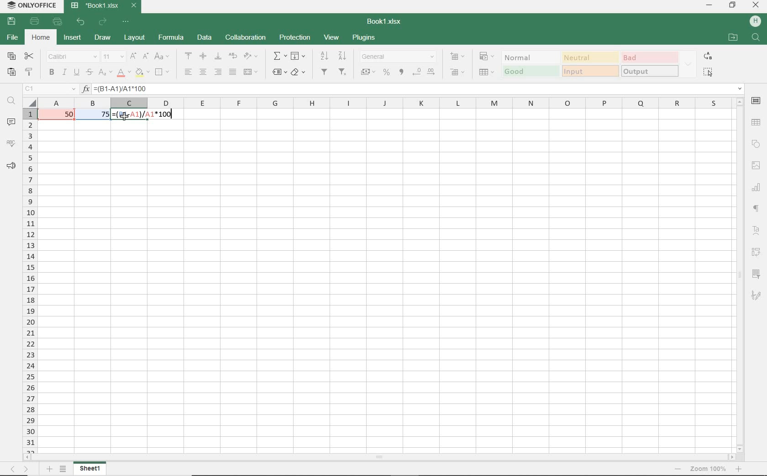  What do you see at coordinates (488, 56) in the screenshot?
I see `conditional formatting` at bounding box center [488, 56].